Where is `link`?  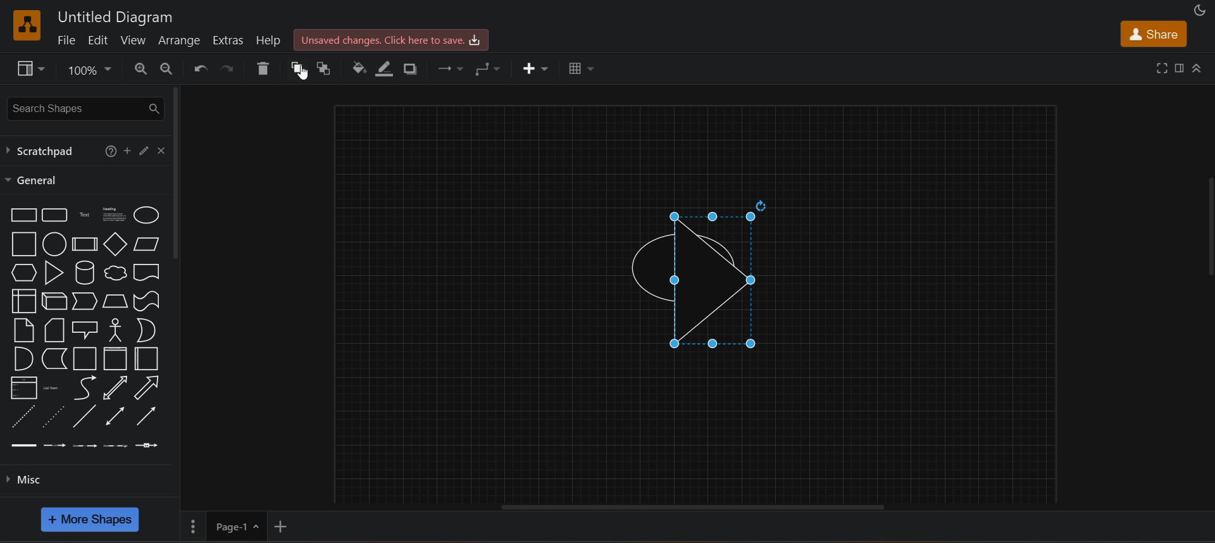 link is located at coordinates (23, 446).